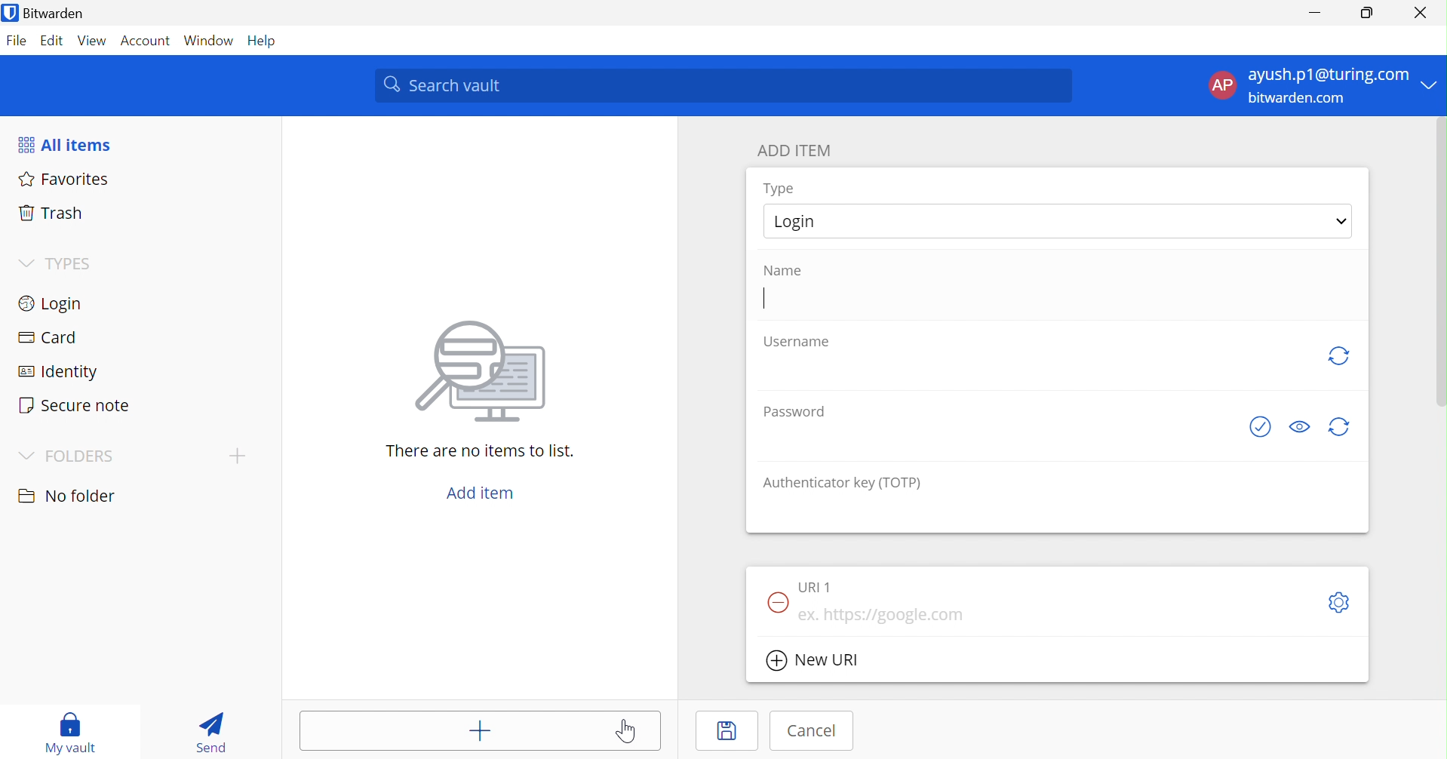 Image resolution: width=1447 pixels, height=759 pixels. Describe the element at coordinates (799, 224) in the screenshot. I see `Login` at that location.